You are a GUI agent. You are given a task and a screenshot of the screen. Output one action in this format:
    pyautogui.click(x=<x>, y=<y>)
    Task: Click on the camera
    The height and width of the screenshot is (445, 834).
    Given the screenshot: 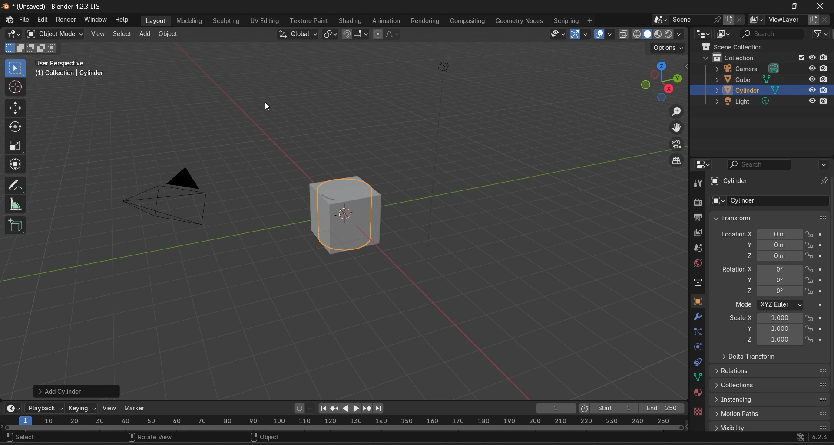 What is the action you would take?
    pyautogui.click(x=749, y=68)
    